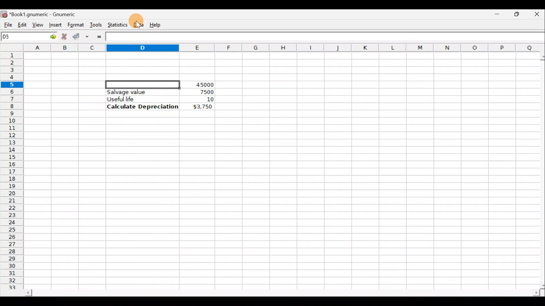 The image size is (545, 306). What do you see at coordinates (6, 24) in the screenshot?
I see `File` at bounding box center [6, 24].